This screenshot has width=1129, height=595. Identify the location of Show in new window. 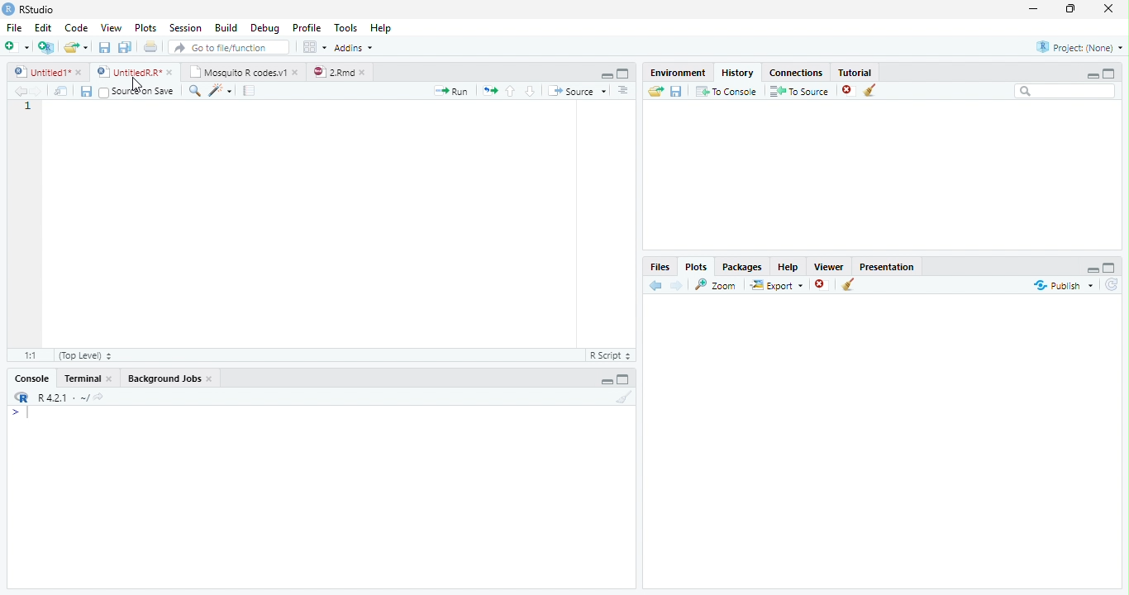
(63, 91).